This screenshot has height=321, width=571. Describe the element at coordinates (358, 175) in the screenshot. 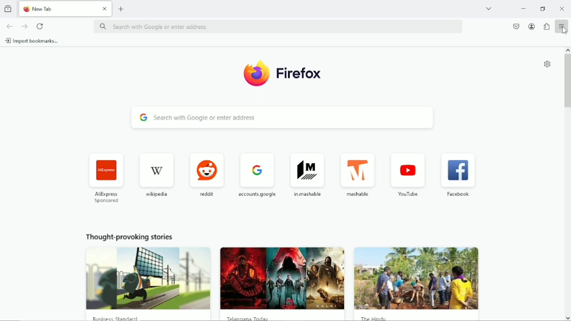

I see `mashable` at that location.